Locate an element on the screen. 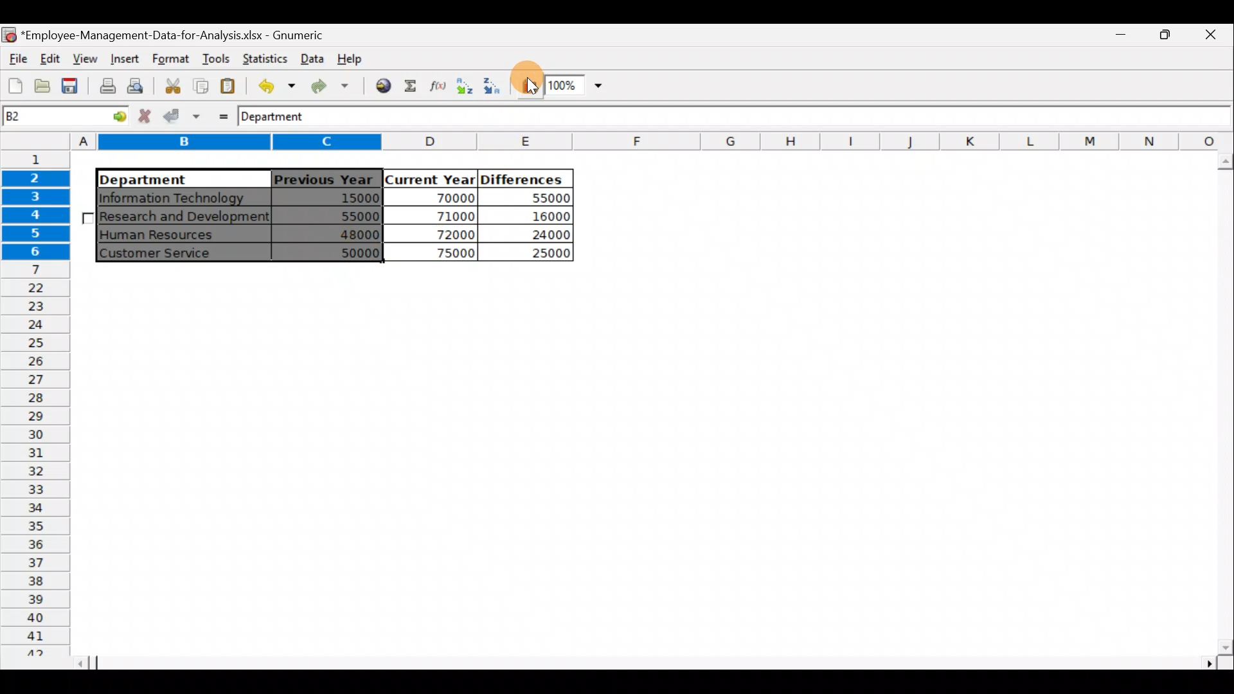 The image size is (1234, 694). Research and Development is located at coordinates (185, 218).